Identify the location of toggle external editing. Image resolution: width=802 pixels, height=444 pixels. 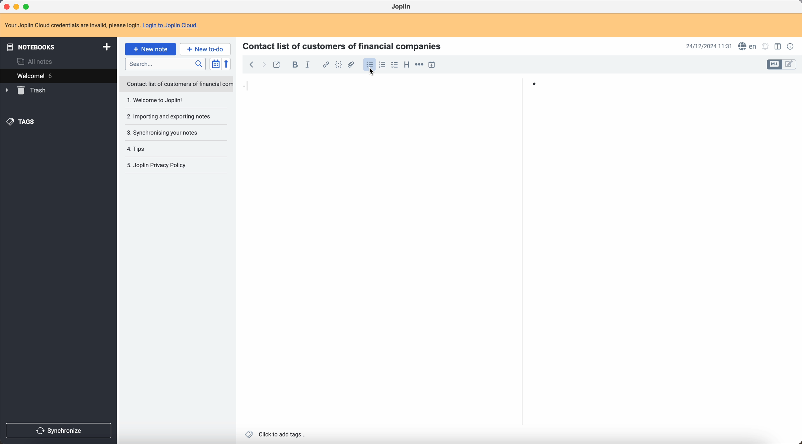
(278, 64).